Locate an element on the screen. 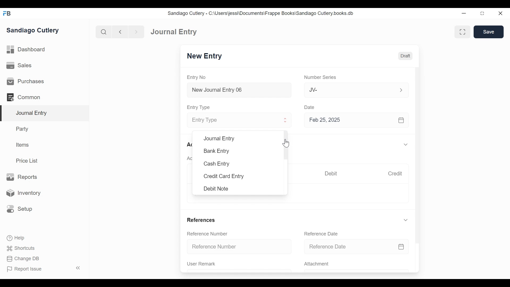  Change DB is located at coordinates (24, 259).